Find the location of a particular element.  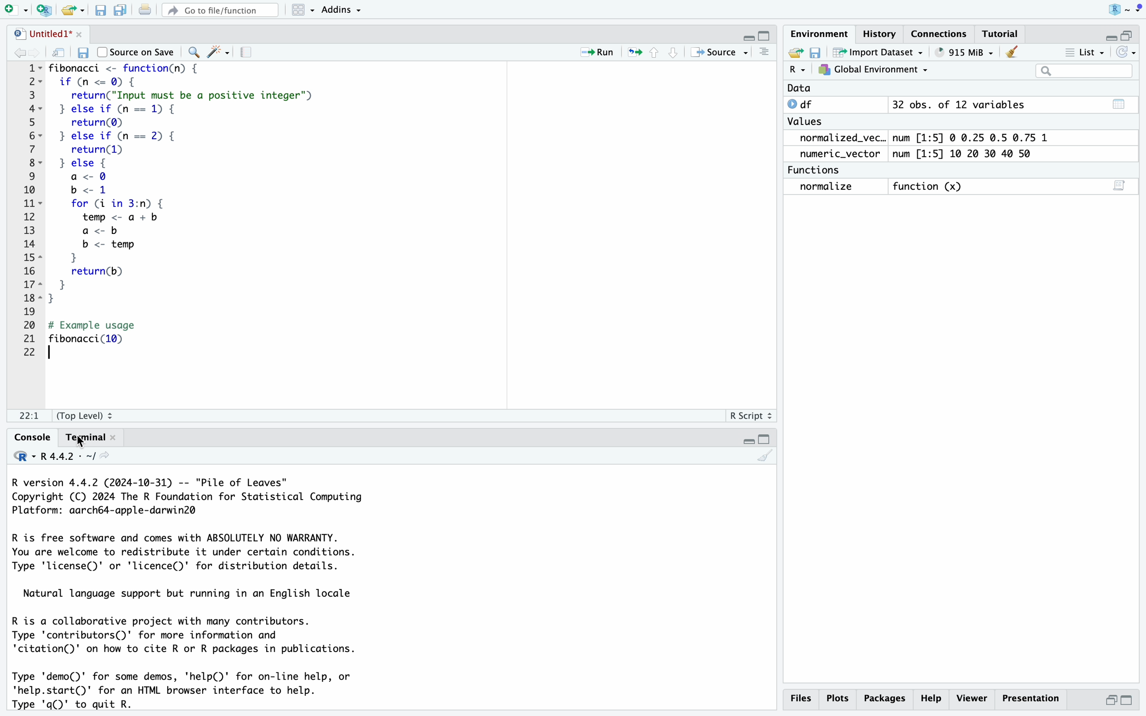

list is located at coordinates (1081, 51).